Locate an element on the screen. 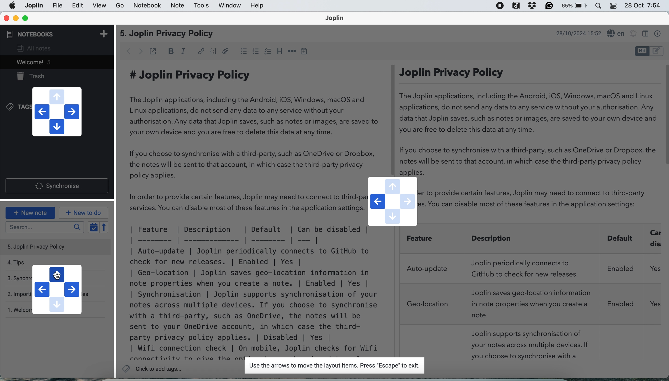 This screenshot has height=381, width=669. 28 Oct 7:54 is located at coordinates (643, 6).